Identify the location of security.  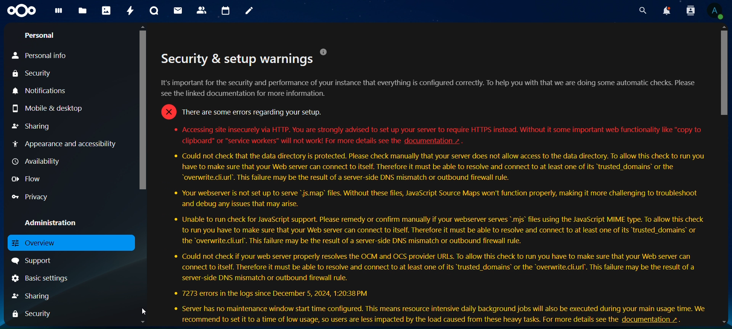
(34, 73).